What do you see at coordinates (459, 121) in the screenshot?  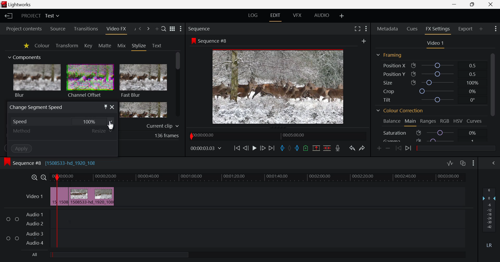 I see `HSV` at bounding box center [459, 121].